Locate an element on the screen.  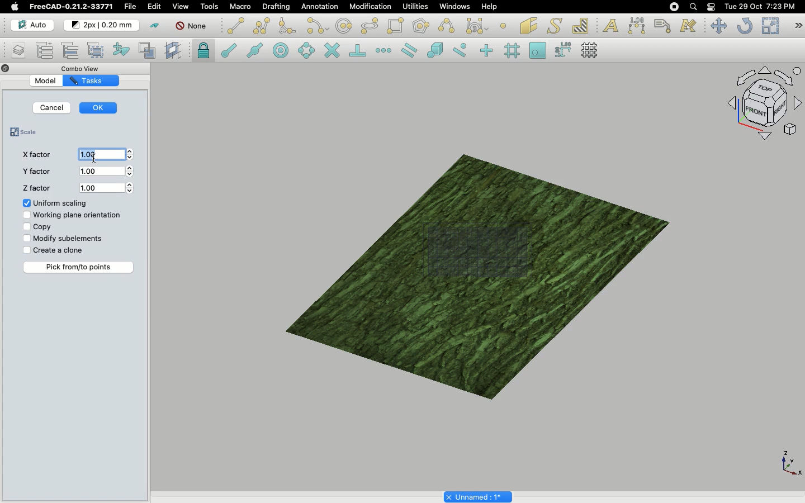
Snap intersection is located at coordinates (332, 49).